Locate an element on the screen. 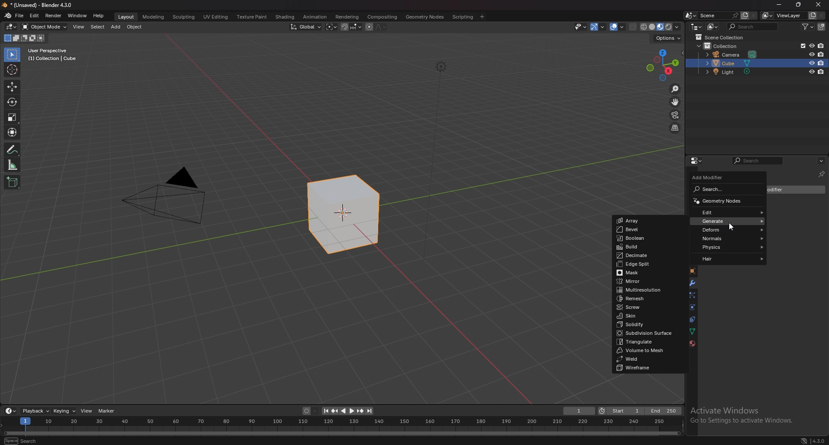  end is located at coordinates (664, 410).